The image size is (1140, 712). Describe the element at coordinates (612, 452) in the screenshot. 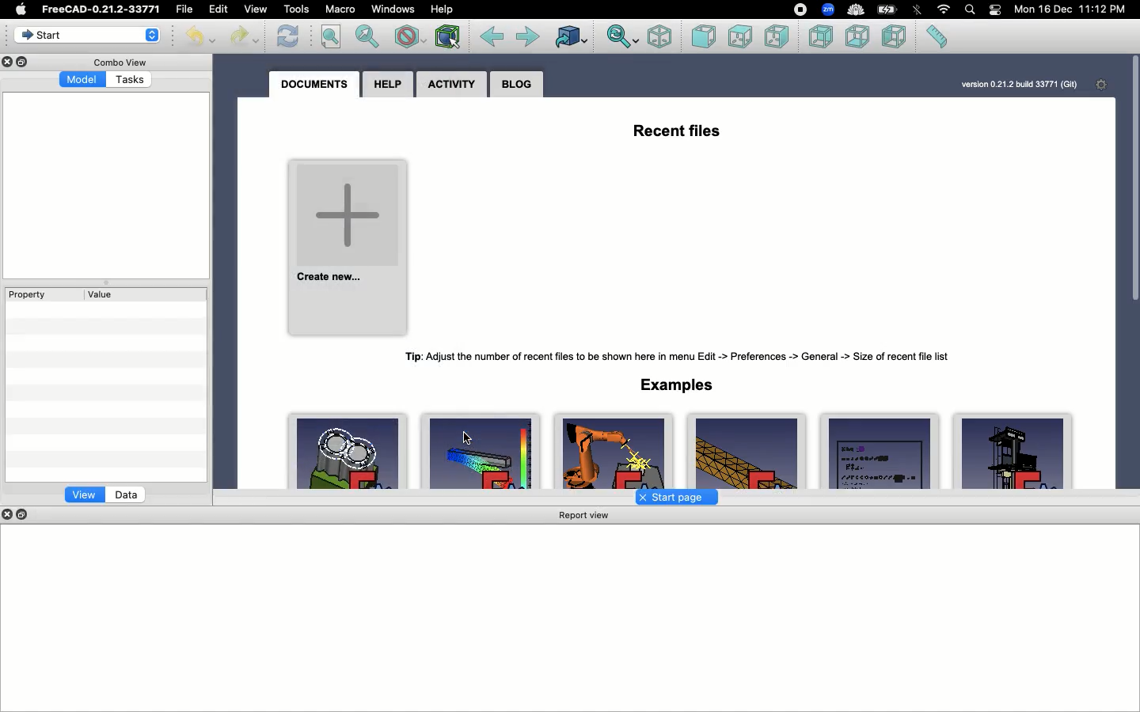

I see `RobotExample.FCStd Jiirgen Riegel 199Kb` at that location.